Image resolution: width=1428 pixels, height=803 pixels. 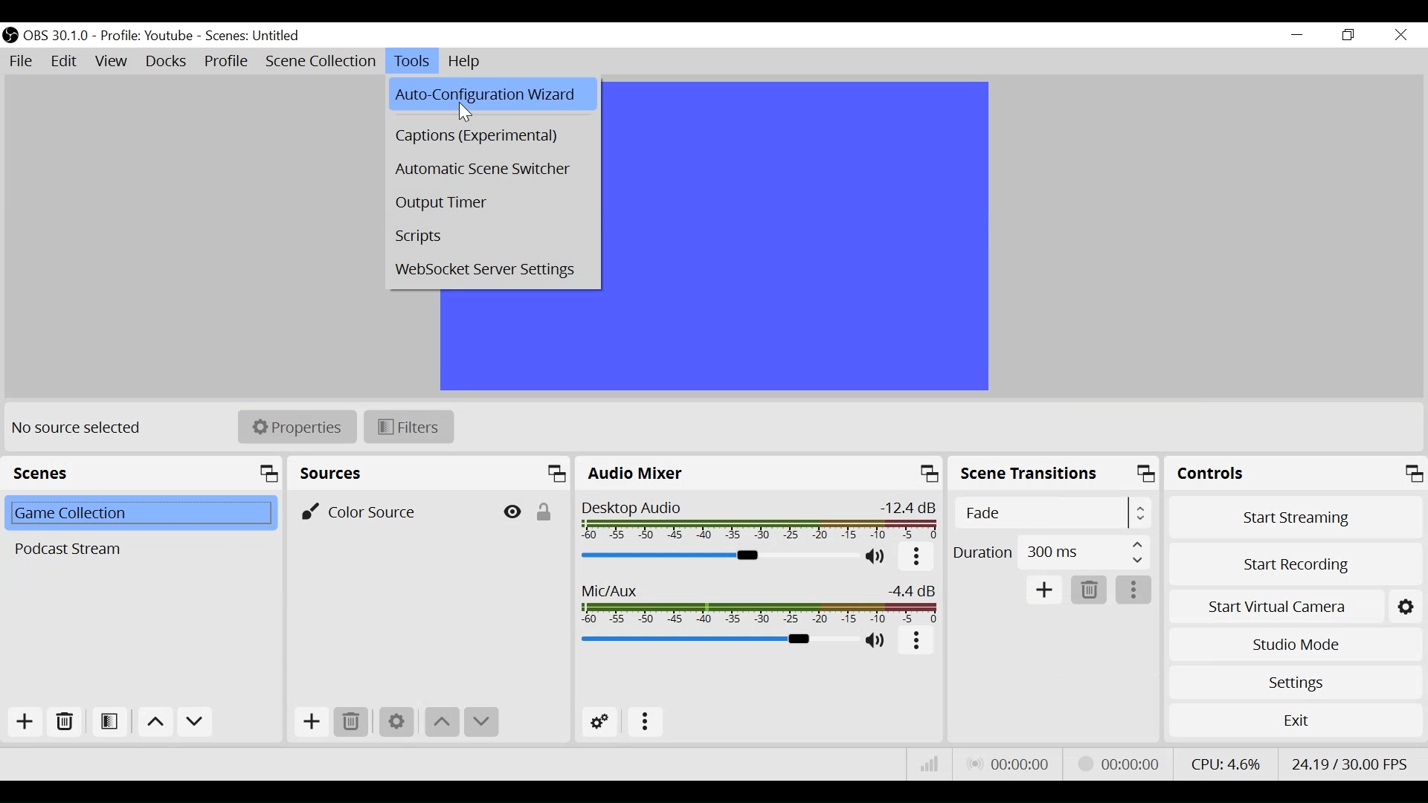 I want to click on Remove, so click(x=353, y=723).